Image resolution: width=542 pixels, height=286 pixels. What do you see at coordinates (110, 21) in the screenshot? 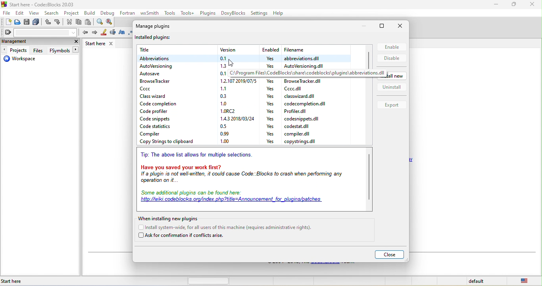
I see `replace` at bounding box center [110, 21].